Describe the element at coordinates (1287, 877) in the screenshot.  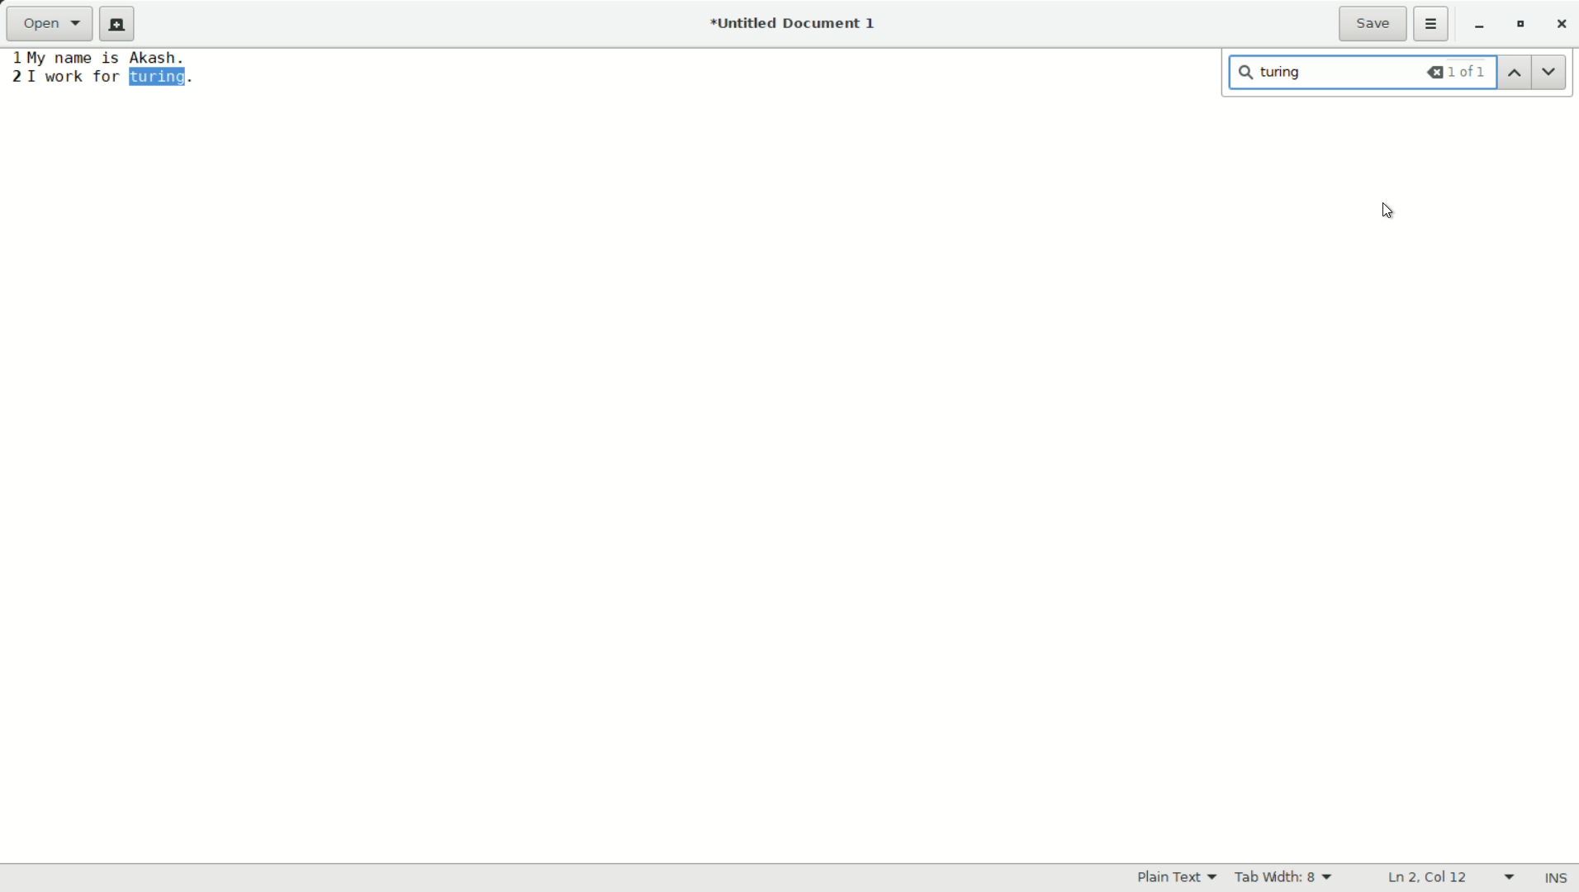
I see `tab width` at that location.